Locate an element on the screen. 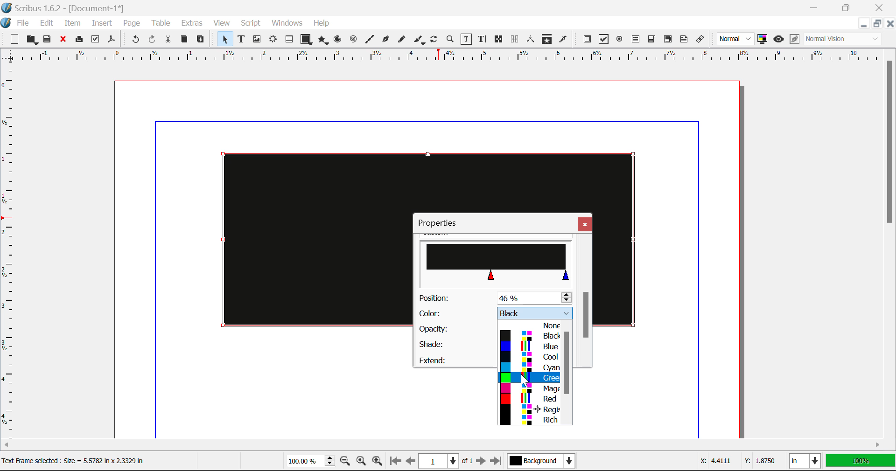 The height and width of the screenshot is (471, 896). Open is located at coordinates (33, 41).